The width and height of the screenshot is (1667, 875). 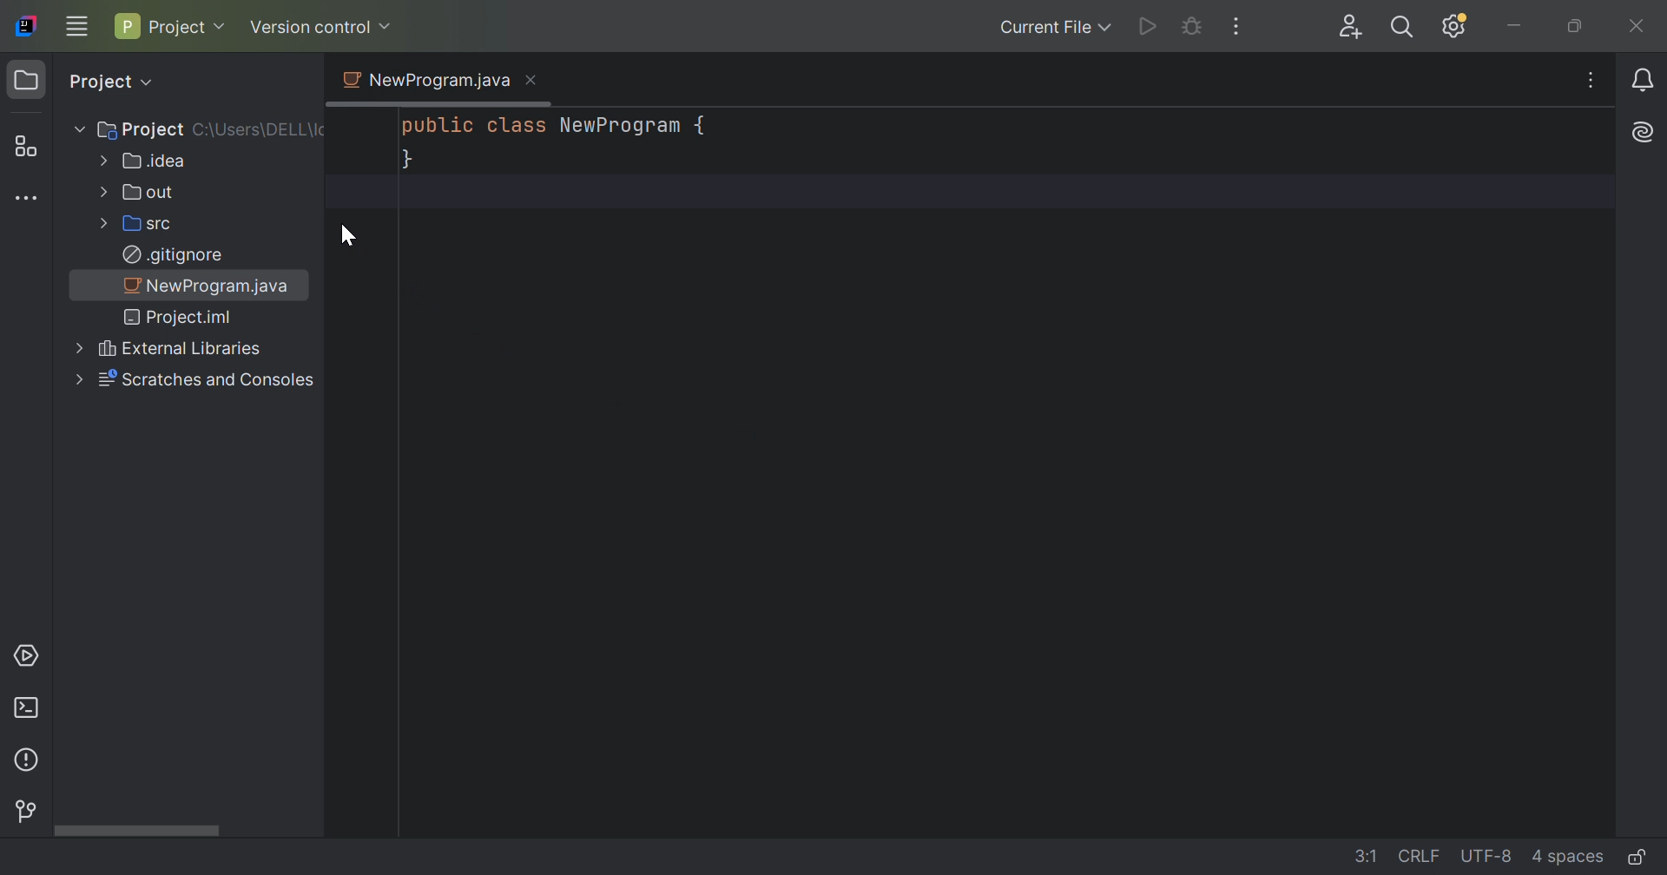 I want to click on Project, so click(x=142, y=128).